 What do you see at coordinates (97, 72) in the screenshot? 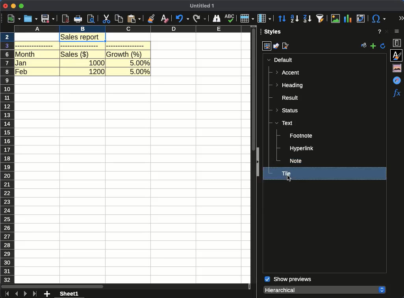
I see `1200` at bounding box center [97, 72].